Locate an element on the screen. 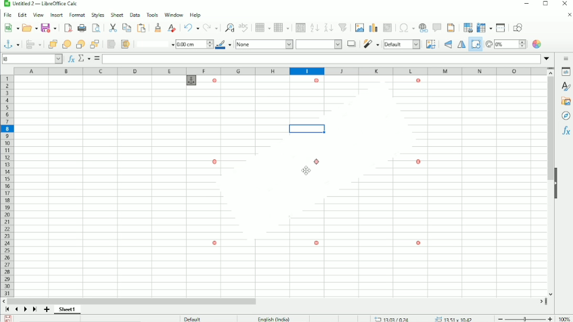  Functions is located at coordinates (565, 131).